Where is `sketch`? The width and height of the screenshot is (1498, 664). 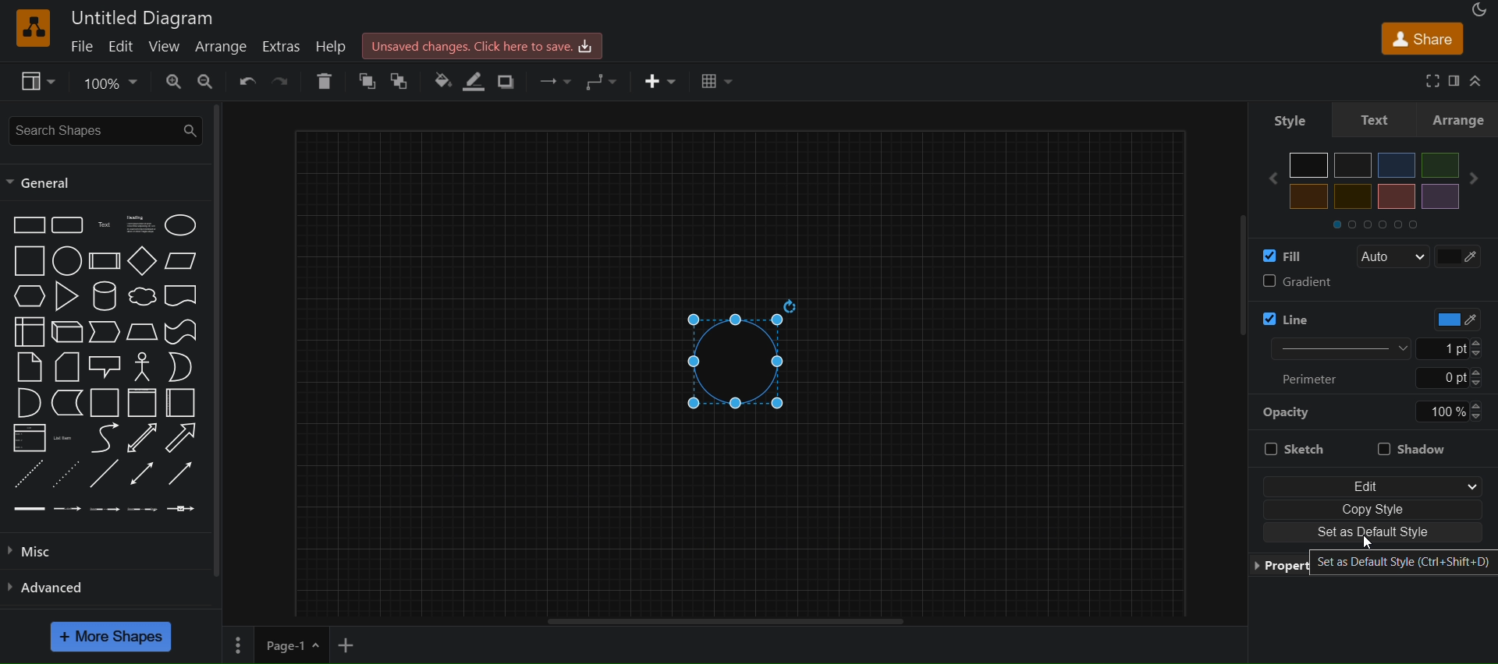 sketch is located at coordinates (1303, 446).